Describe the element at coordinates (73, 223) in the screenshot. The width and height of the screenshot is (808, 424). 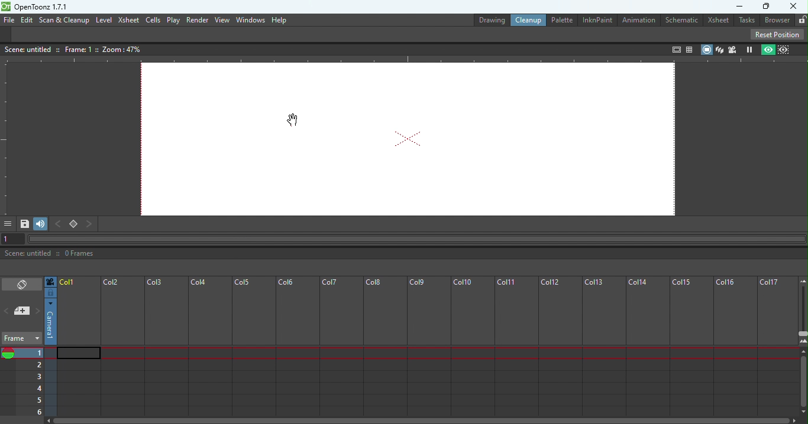
I see `Set key` at that location.